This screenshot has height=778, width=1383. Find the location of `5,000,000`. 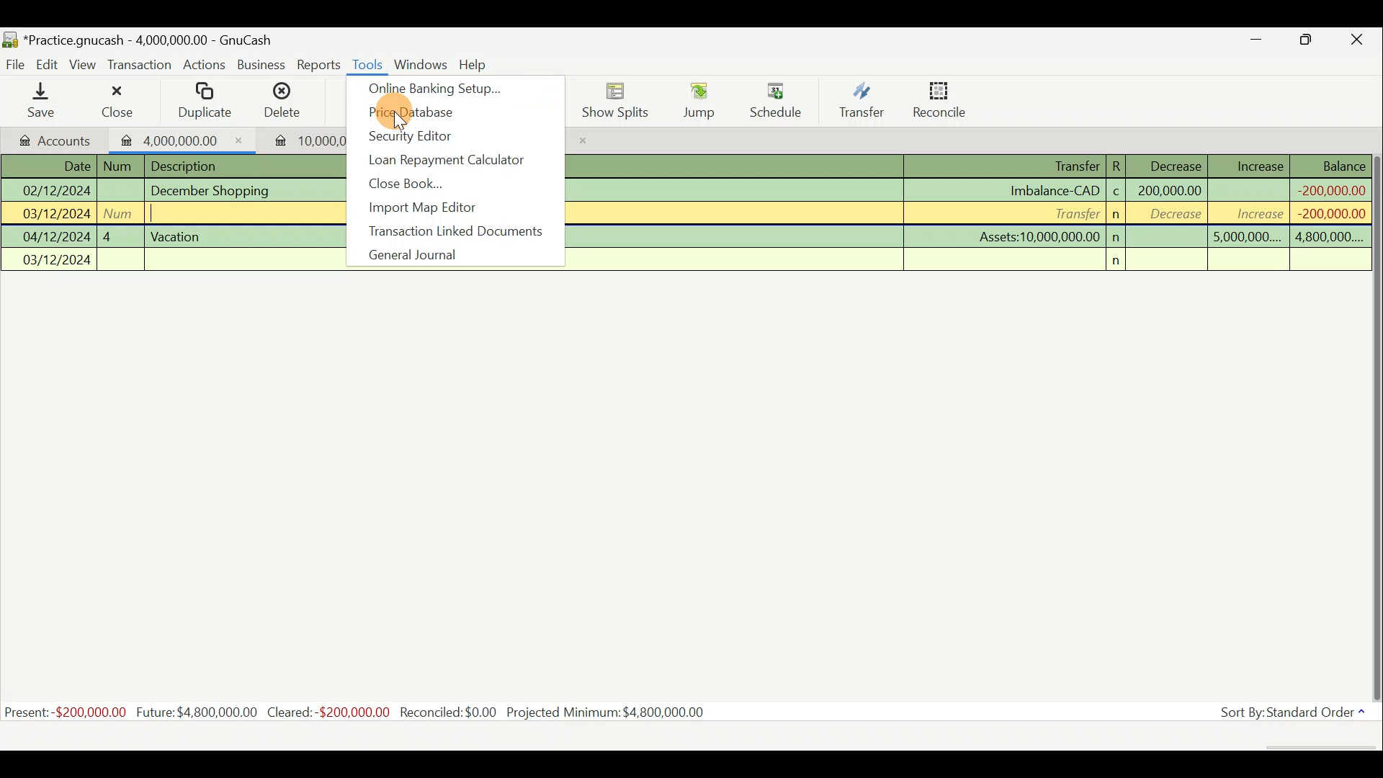

5,000,000 is located at coordinates (1247, 239).